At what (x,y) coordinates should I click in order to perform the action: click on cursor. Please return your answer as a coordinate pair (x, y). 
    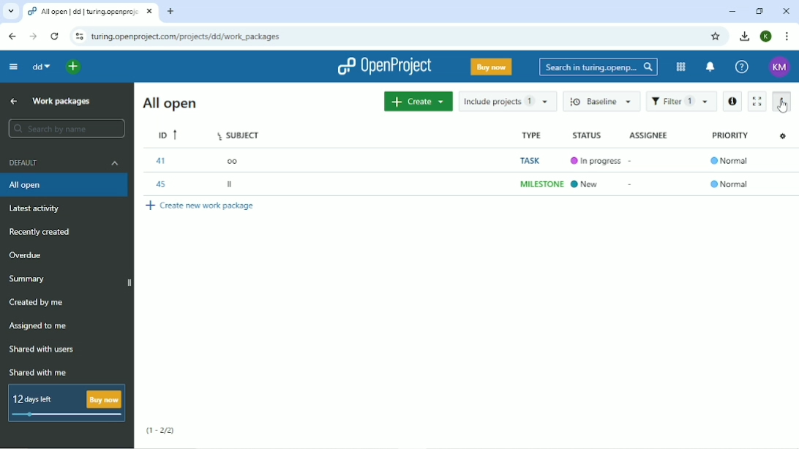
    Looking at the image, I should click on (779, 113).